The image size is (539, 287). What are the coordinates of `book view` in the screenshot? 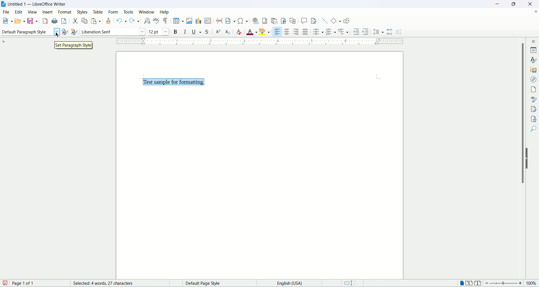 It's located at (479, 283).